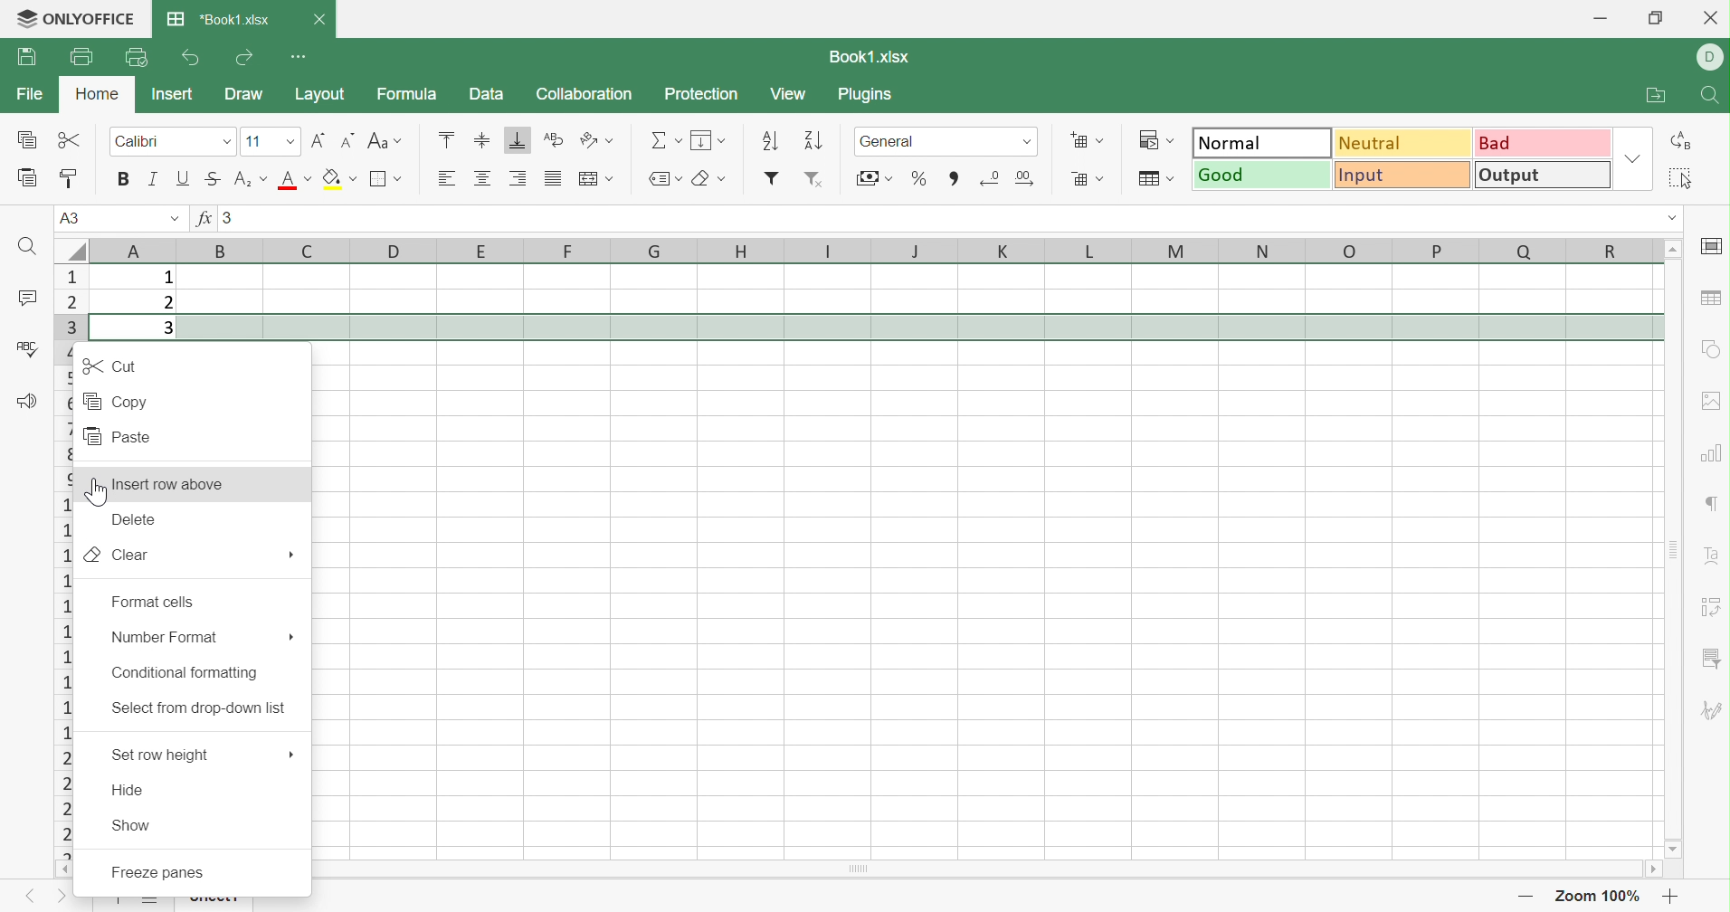  What do you see at coordinates (485, 95) in the screenshot?
I see `Data` at bounding box center [485, 95].